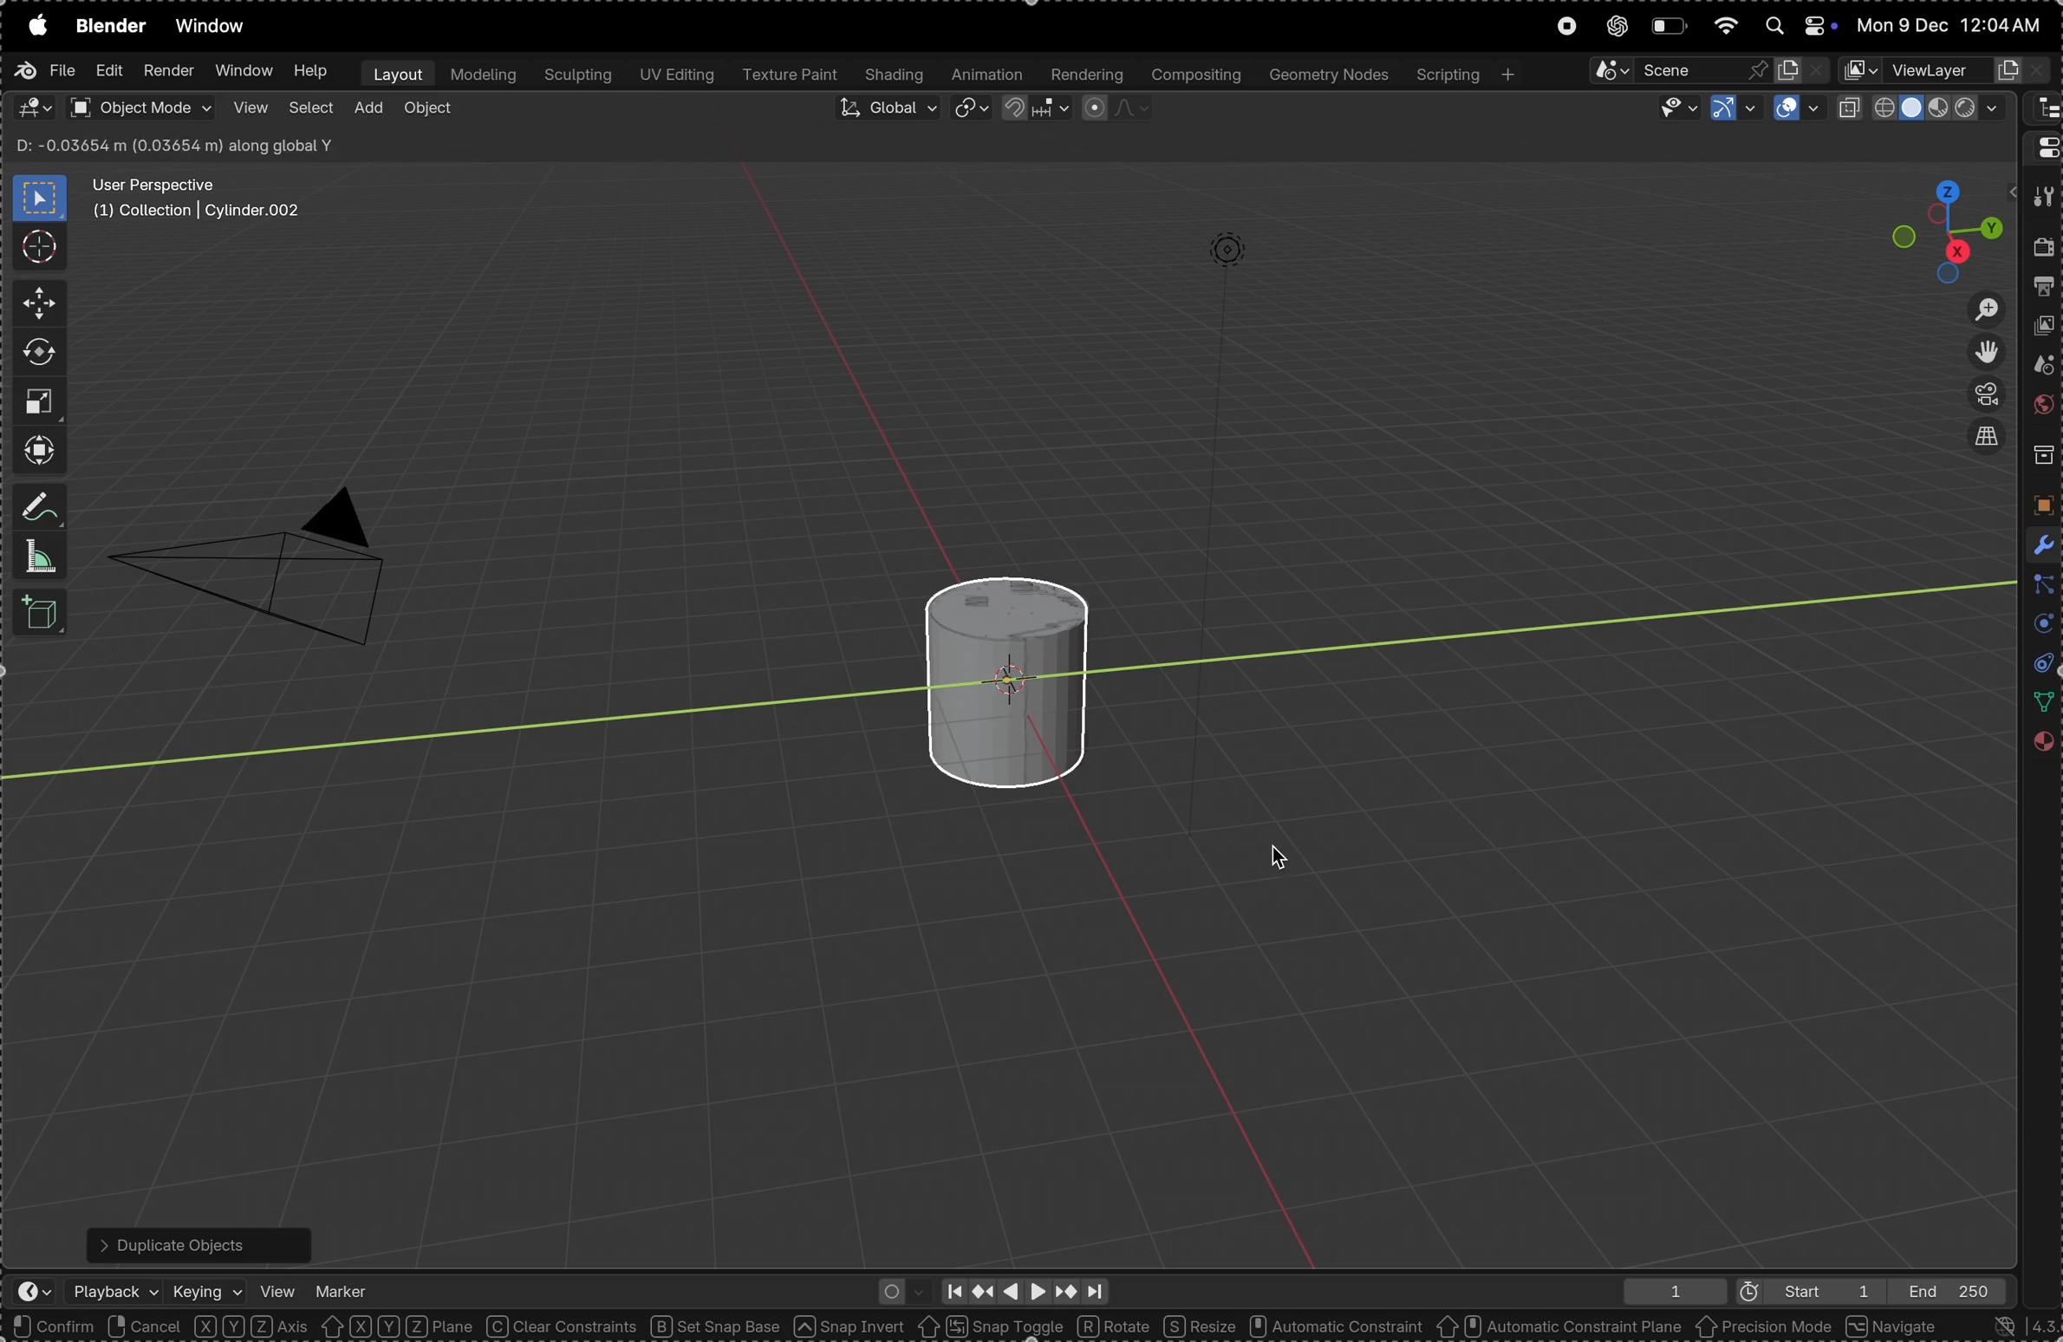 This screenshot has width=2063, height=1342. What do you see at coordinates (2041, 747) in the screenshot?
I see `material` at bounding box center [2041, 747].